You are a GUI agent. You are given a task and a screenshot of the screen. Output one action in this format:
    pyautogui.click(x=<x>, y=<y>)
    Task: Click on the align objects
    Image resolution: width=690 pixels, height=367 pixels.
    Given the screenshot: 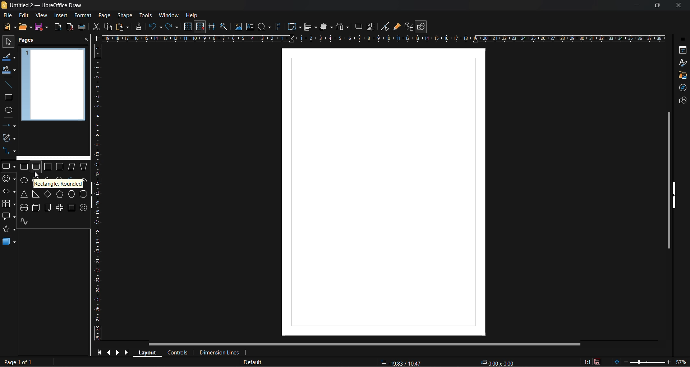 What is the action you would take?
    pyautogui.click(x=311, y=28)
    